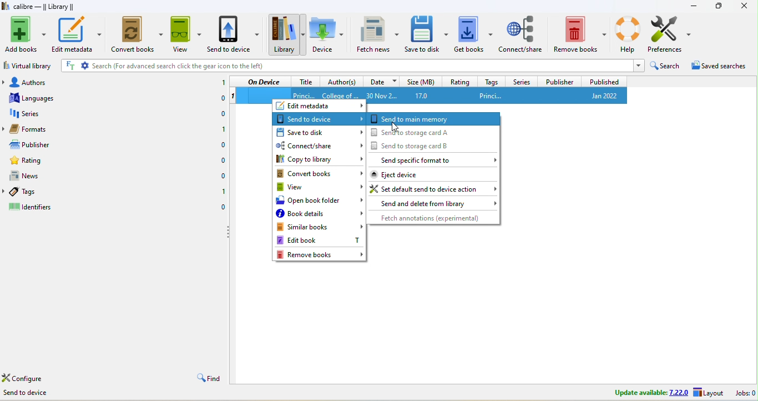 The width and height of the screenshot is (758, 401). Describe the element at coordinates (319, 187) in the screenshot. I see `view` at that location.